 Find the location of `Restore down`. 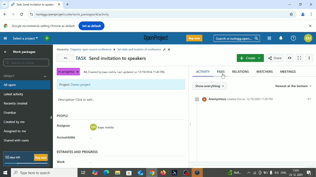

Restore down is located at coordinates (301, 4).